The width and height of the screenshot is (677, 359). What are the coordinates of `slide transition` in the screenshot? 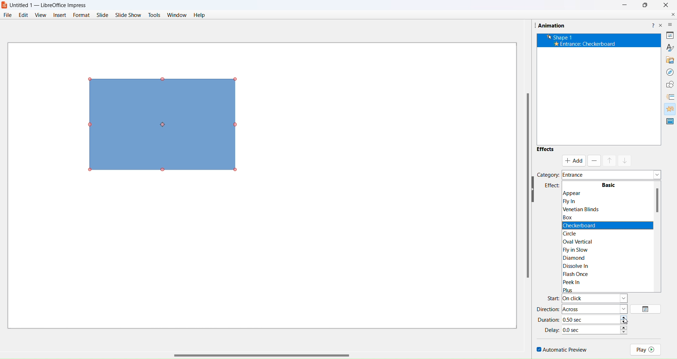 It's located at (671, 97).